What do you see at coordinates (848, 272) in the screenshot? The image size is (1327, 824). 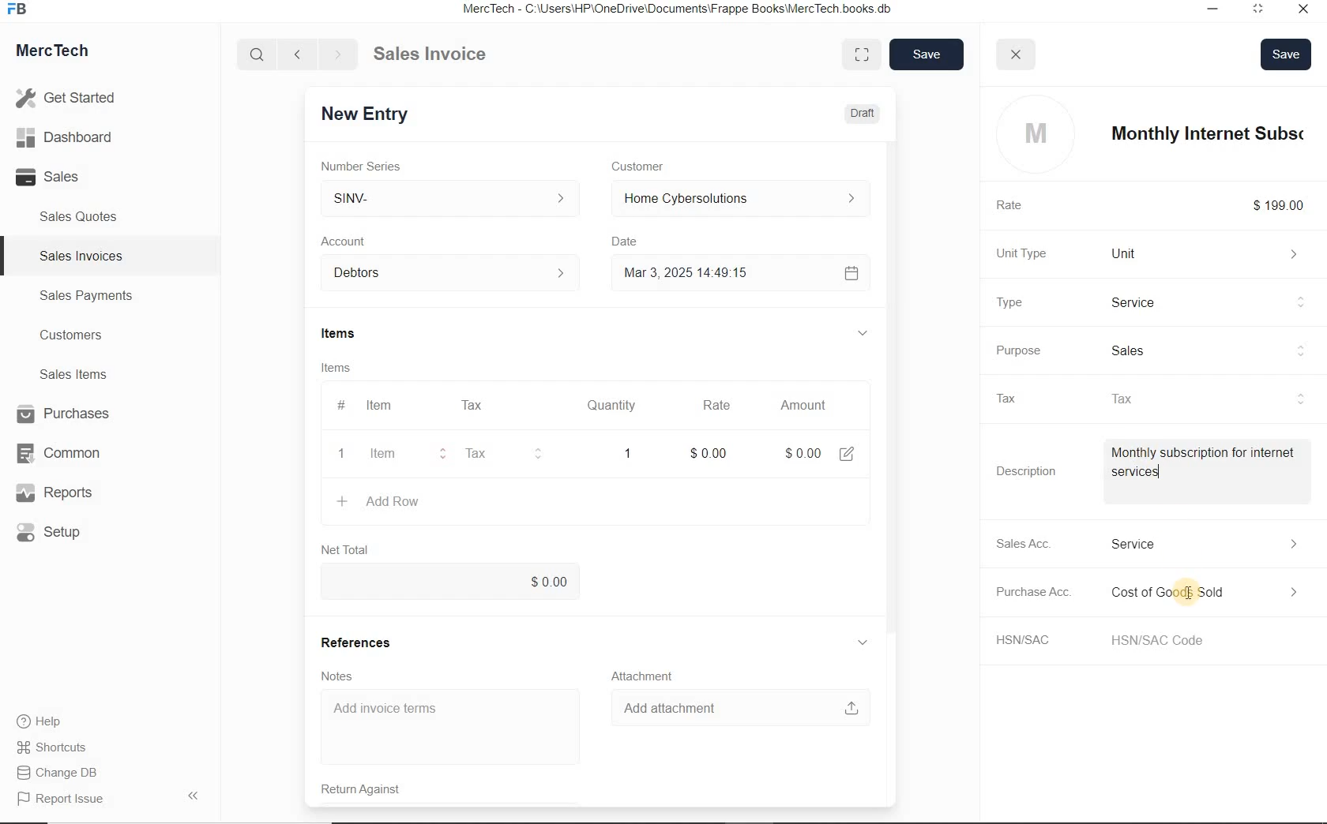 I see `Calendar` at bounding box center [848, 272].